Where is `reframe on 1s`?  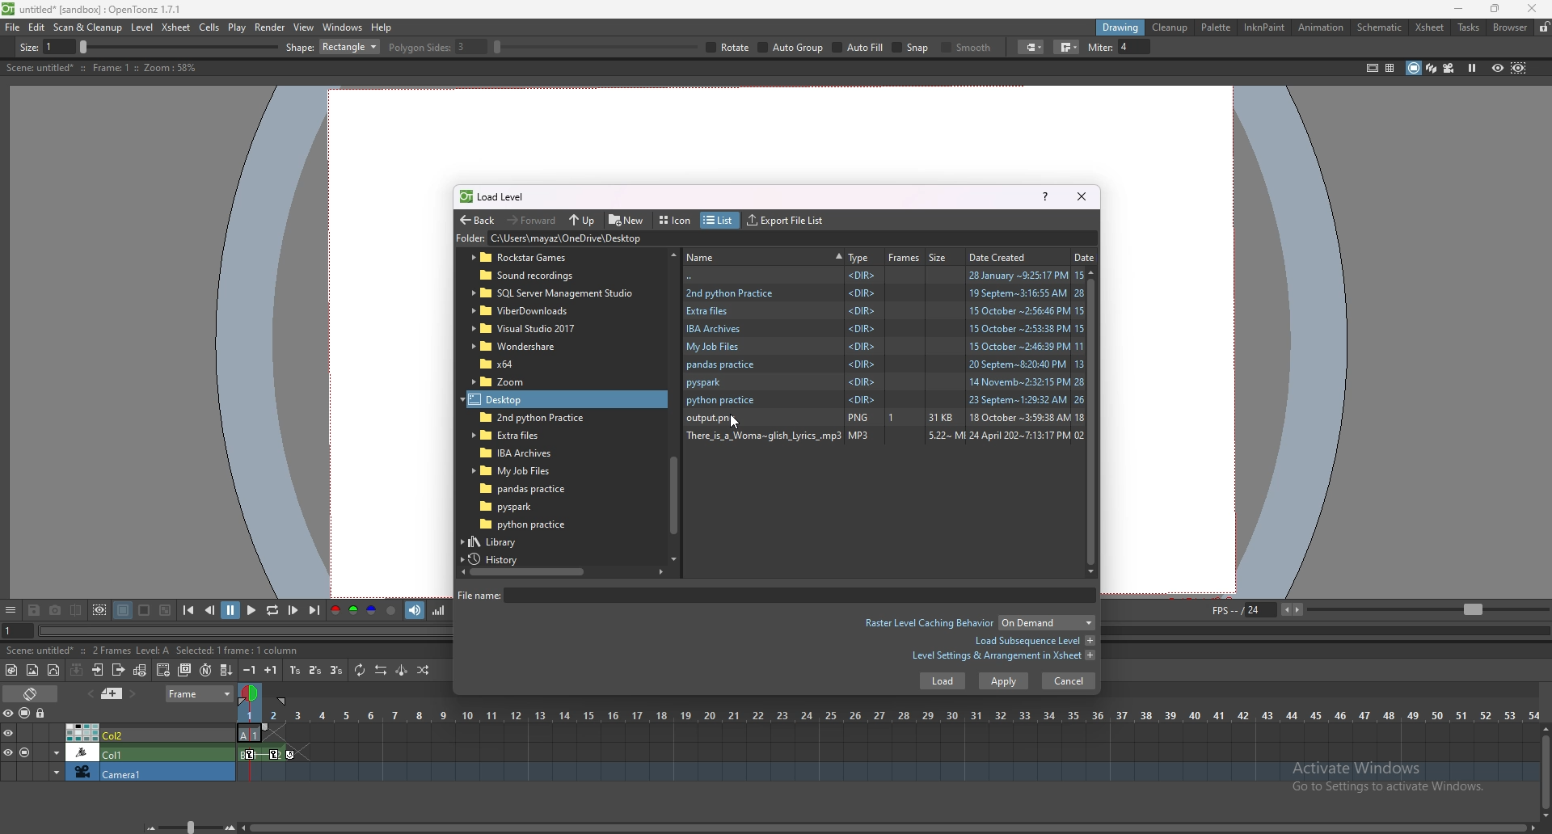 reframe on 1s is located at coordinates (297, 670).